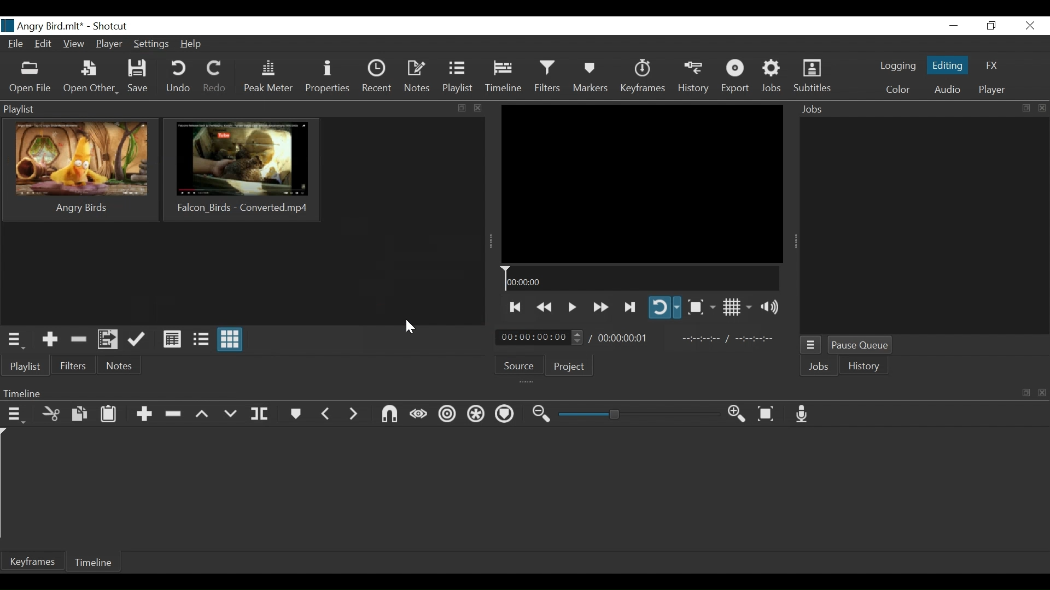  I want to click on Subtitles, so click(813, 76).